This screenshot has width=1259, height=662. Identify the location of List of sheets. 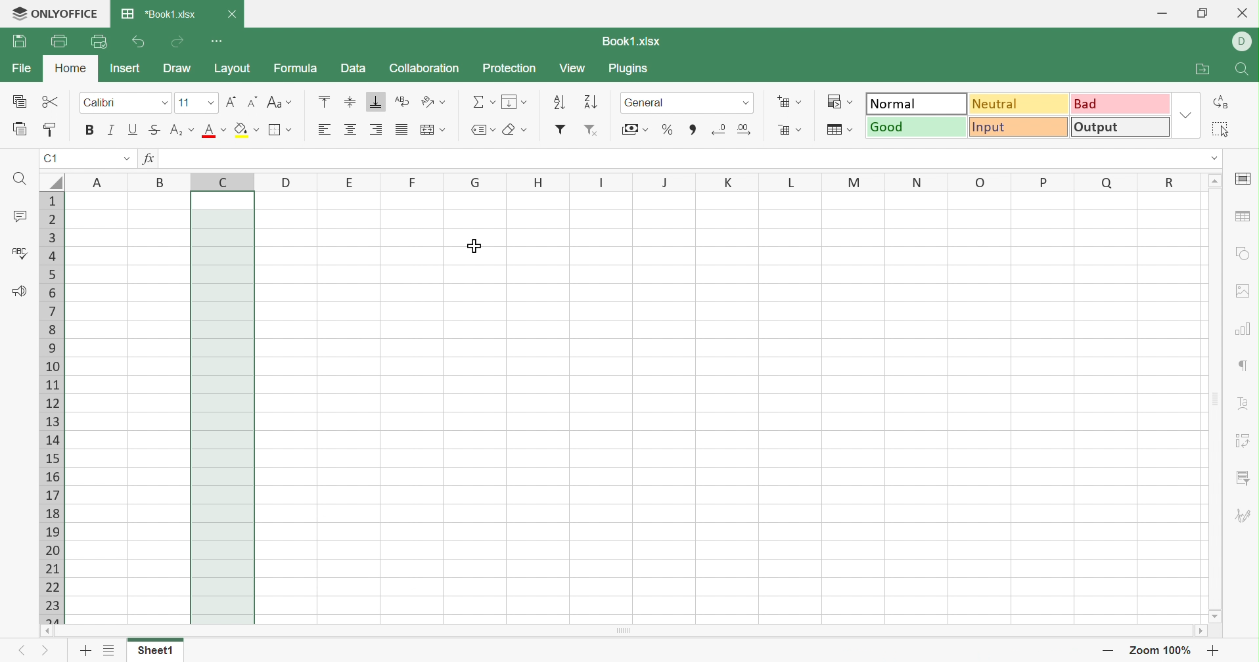
(110, 651).